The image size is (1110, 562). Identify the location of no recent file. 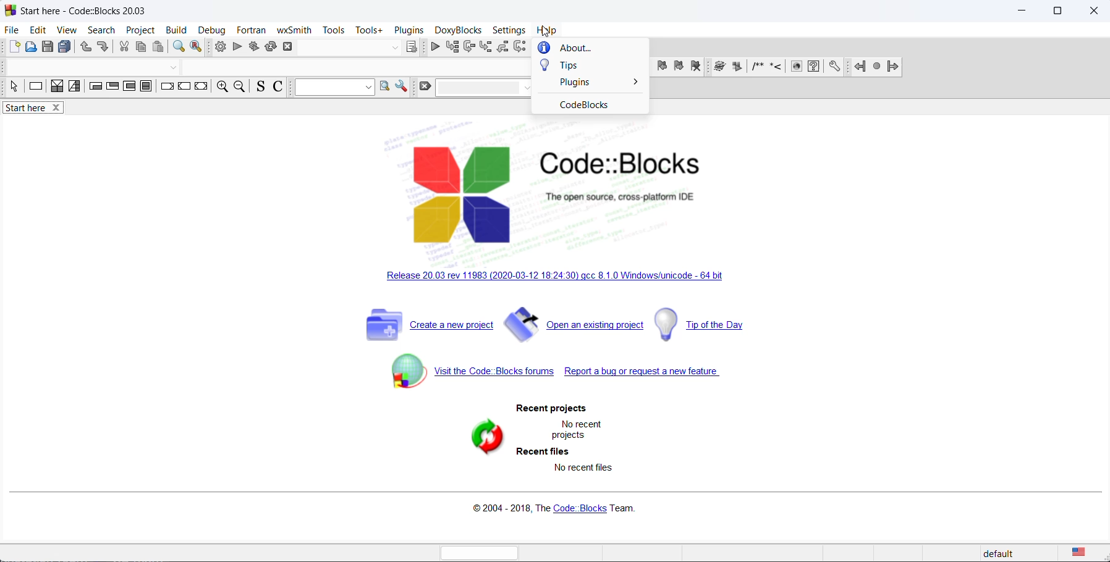
(582, 469).